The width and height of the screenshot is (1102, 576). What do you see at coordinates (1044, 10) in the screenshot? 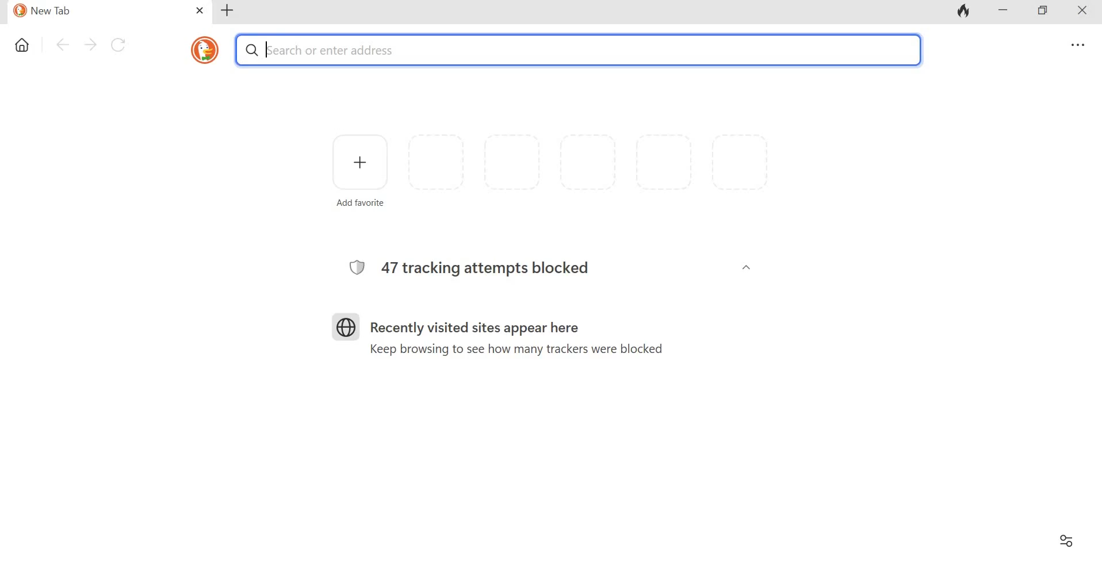
I see `Maximize` at bounding box center [1044, 10].